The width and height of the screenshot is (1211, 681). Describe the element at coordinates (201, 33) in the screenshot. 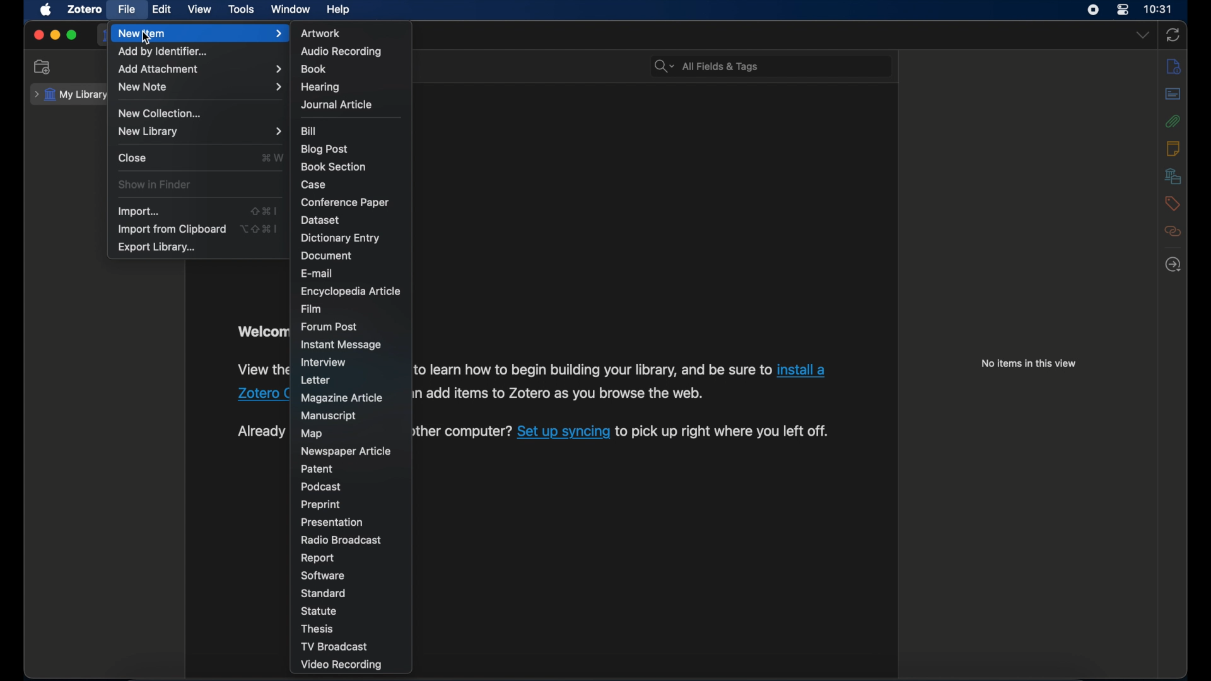

I see `new item` at that location.